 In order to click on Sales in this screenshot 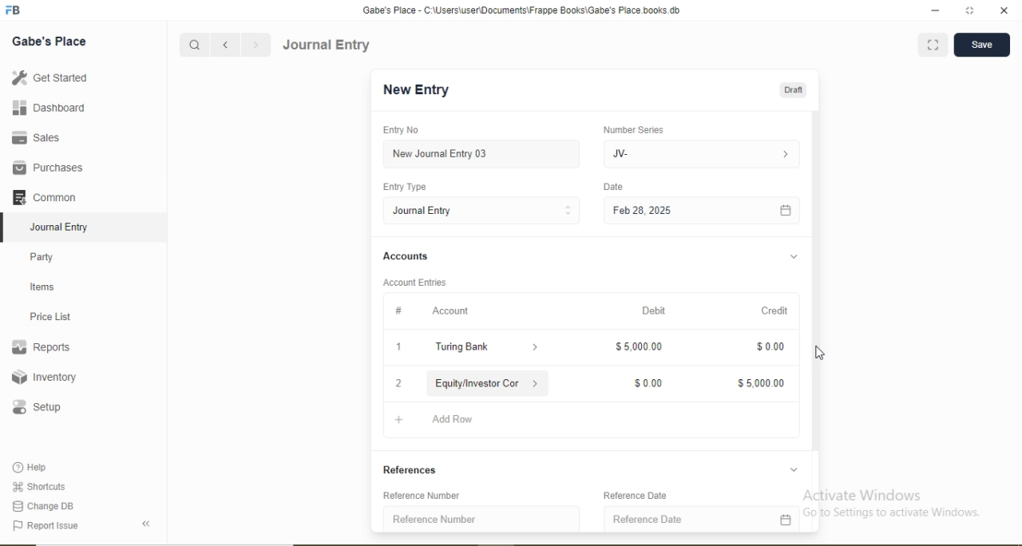, I will do `click(34, 137)`.